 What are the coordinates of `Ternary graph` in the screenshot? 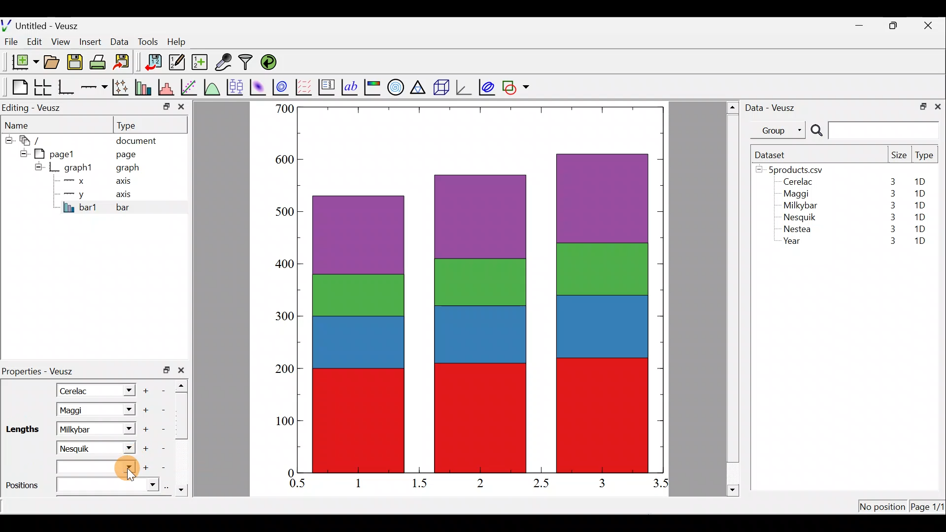 It's located at (419, 86).